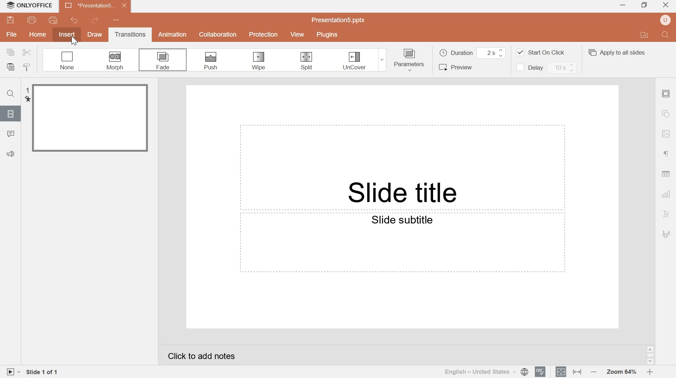 This screenshot has height=378, width=676. Describe the element at coordinates (10, 20) in the screenshot. I see `Save` at that location.